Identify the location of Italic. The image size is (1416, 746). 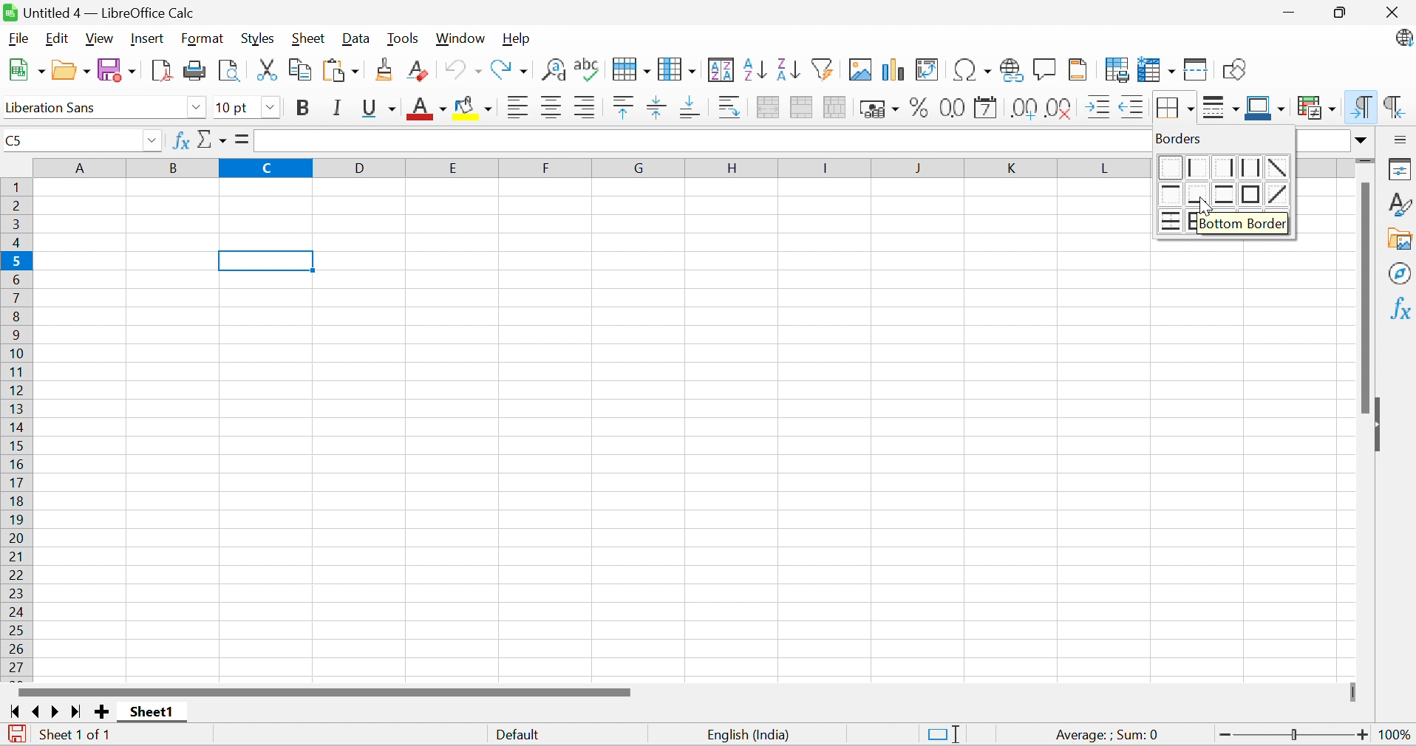
(339, 108).